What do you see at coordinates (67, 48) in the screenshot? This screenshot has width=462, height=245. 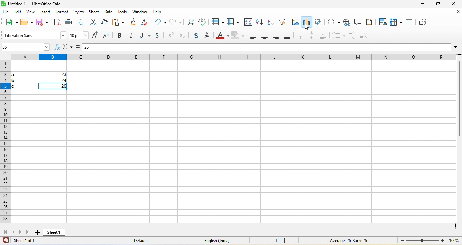 I see `select function` at bounding box center [67, 48].